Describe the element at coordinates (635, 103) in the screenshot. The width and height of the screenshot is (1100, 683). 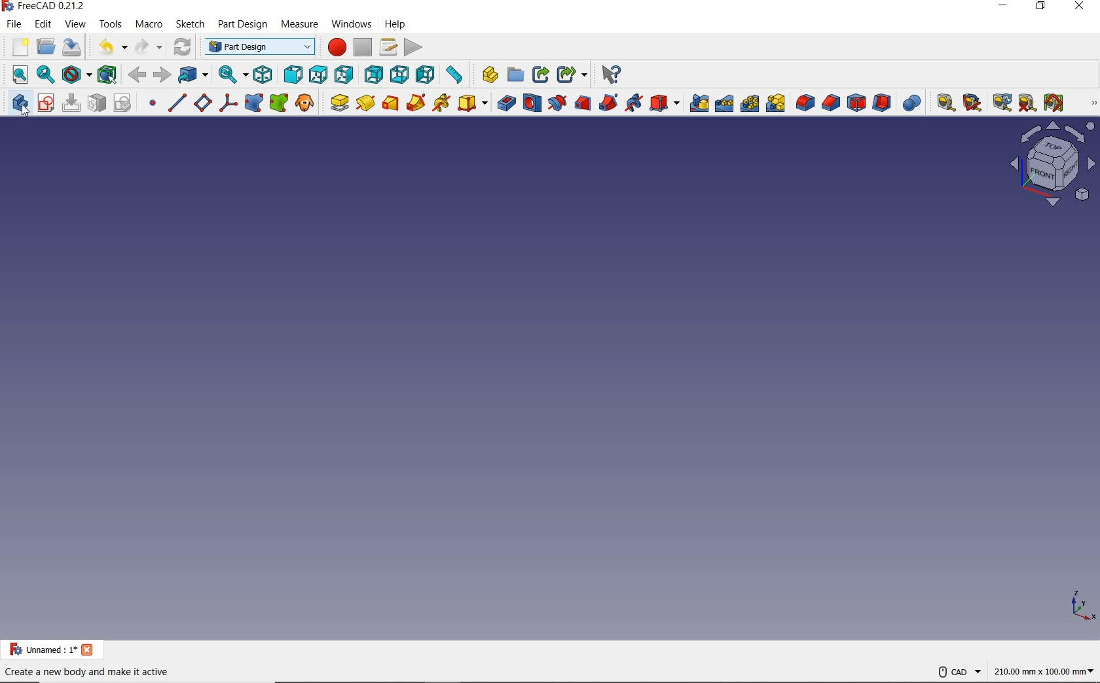
I see `SUBTRACTIVE HELIX` at that location.